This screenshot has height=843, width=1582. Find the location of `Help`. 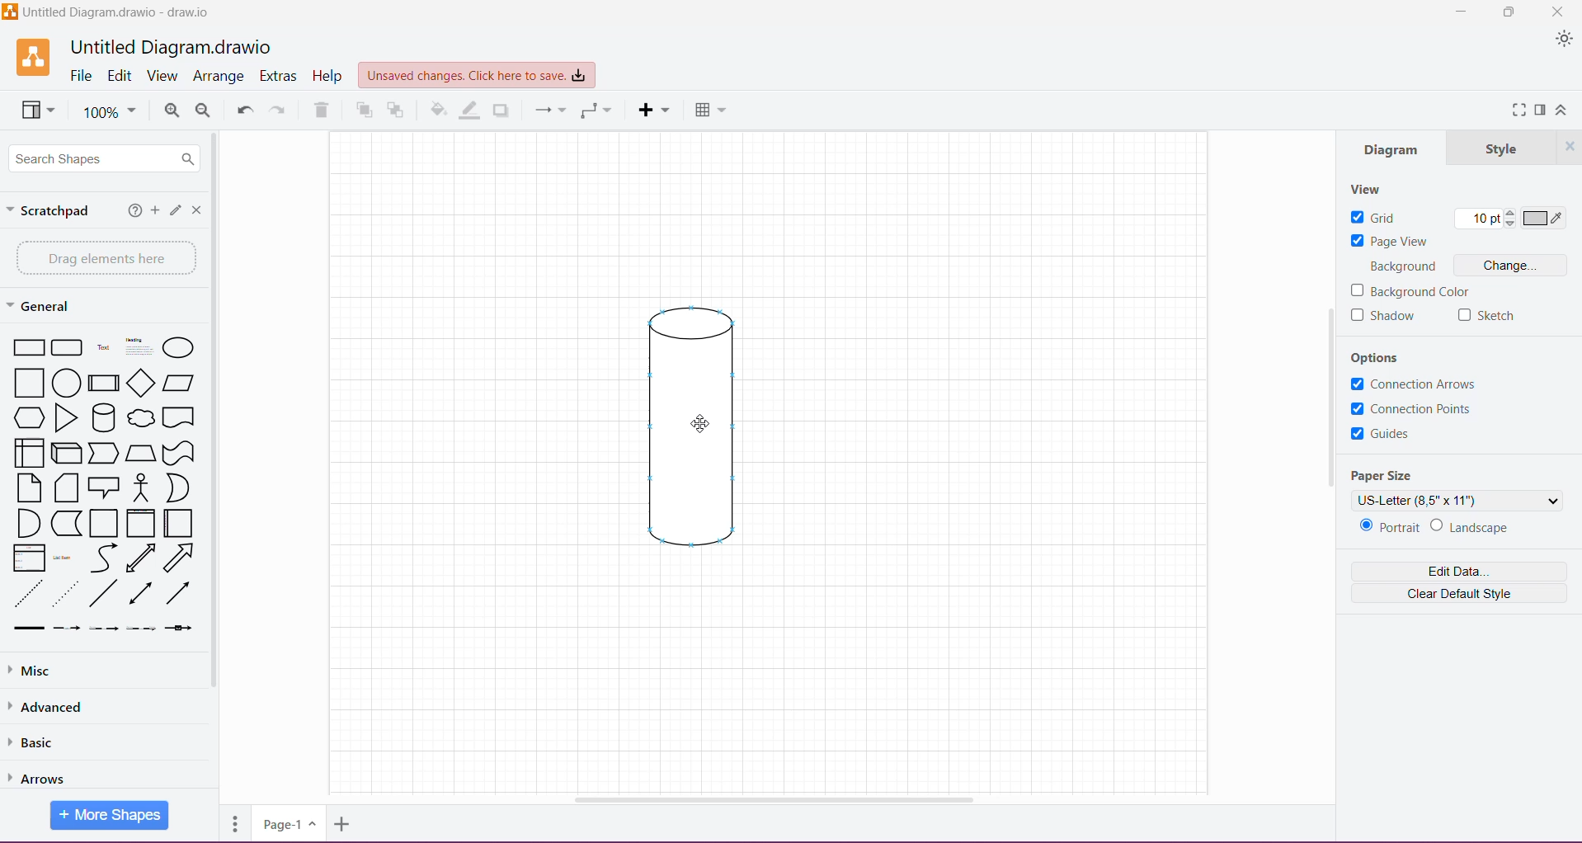

Help is located at coordinates (130, 212).